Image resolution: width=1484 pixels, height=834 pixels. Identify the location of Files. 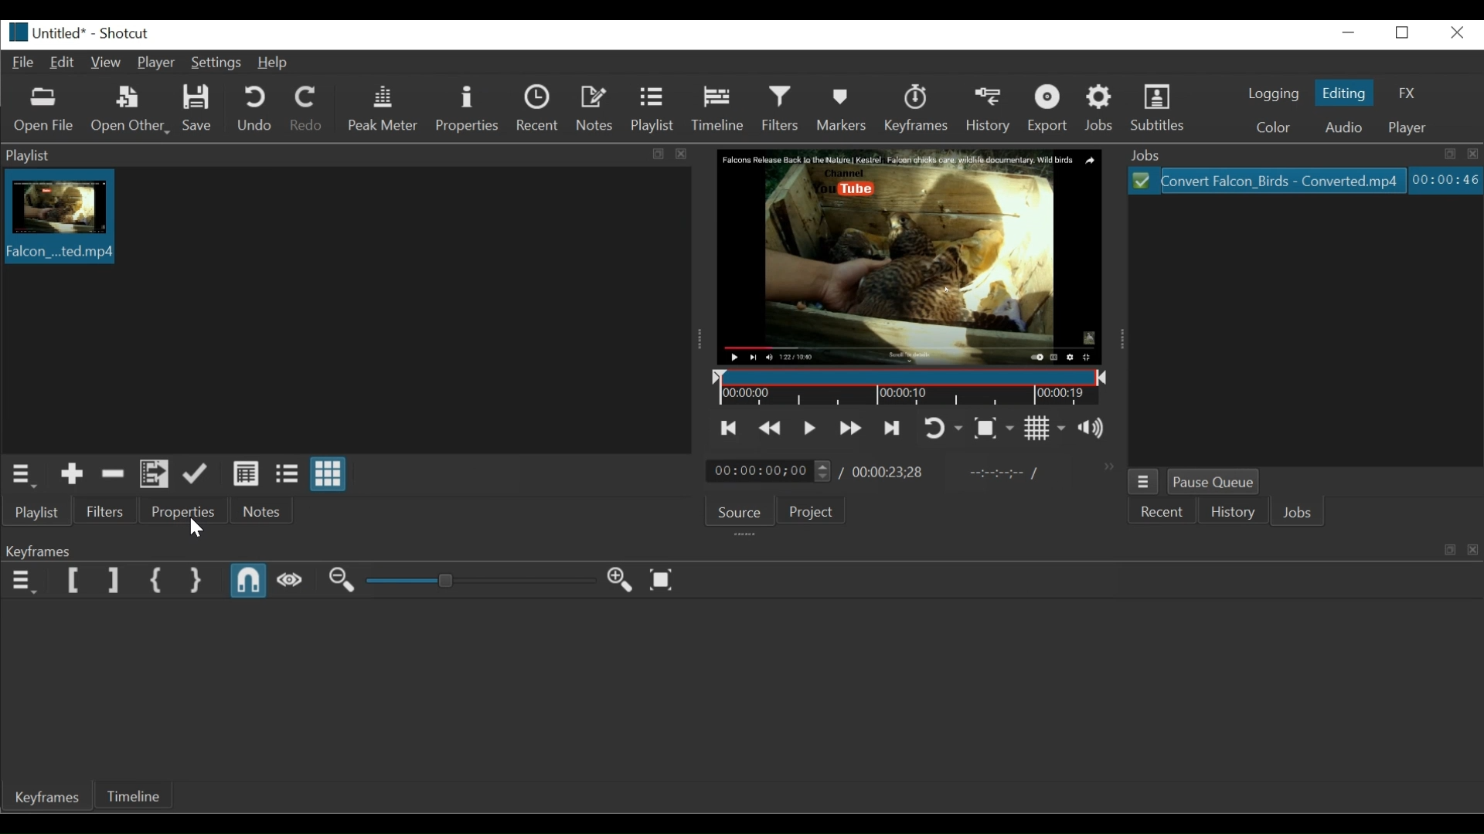
(1264, 181).